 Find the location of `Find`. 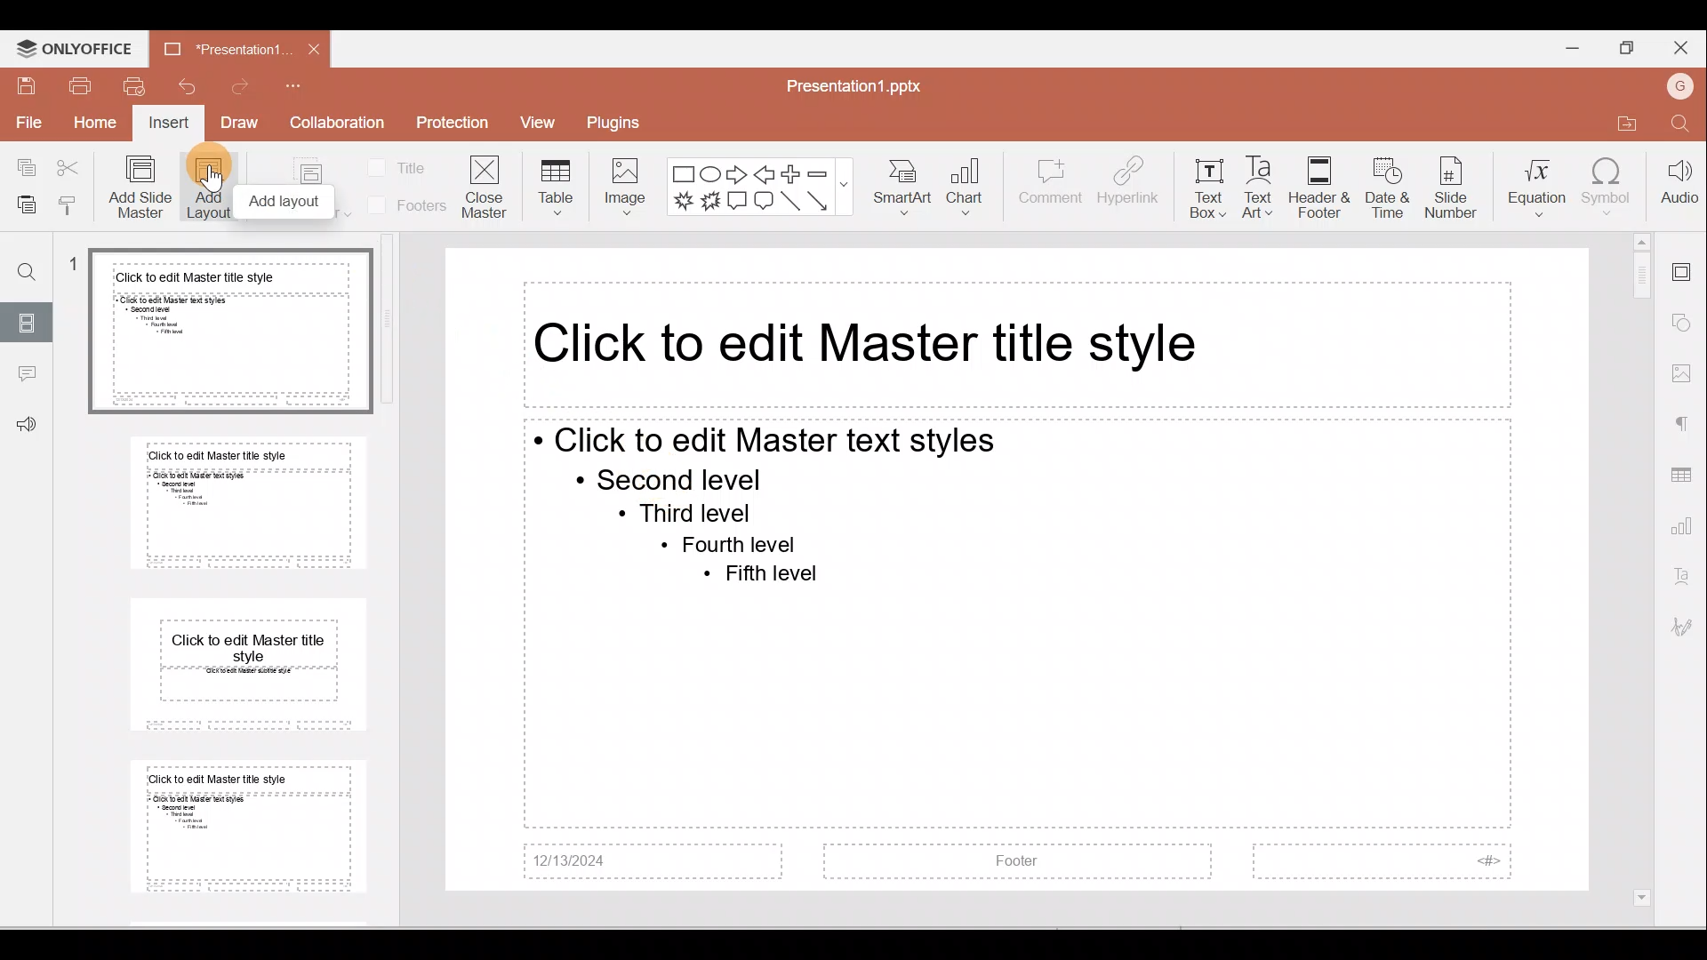

Find is located at coordinates (1682, 126).